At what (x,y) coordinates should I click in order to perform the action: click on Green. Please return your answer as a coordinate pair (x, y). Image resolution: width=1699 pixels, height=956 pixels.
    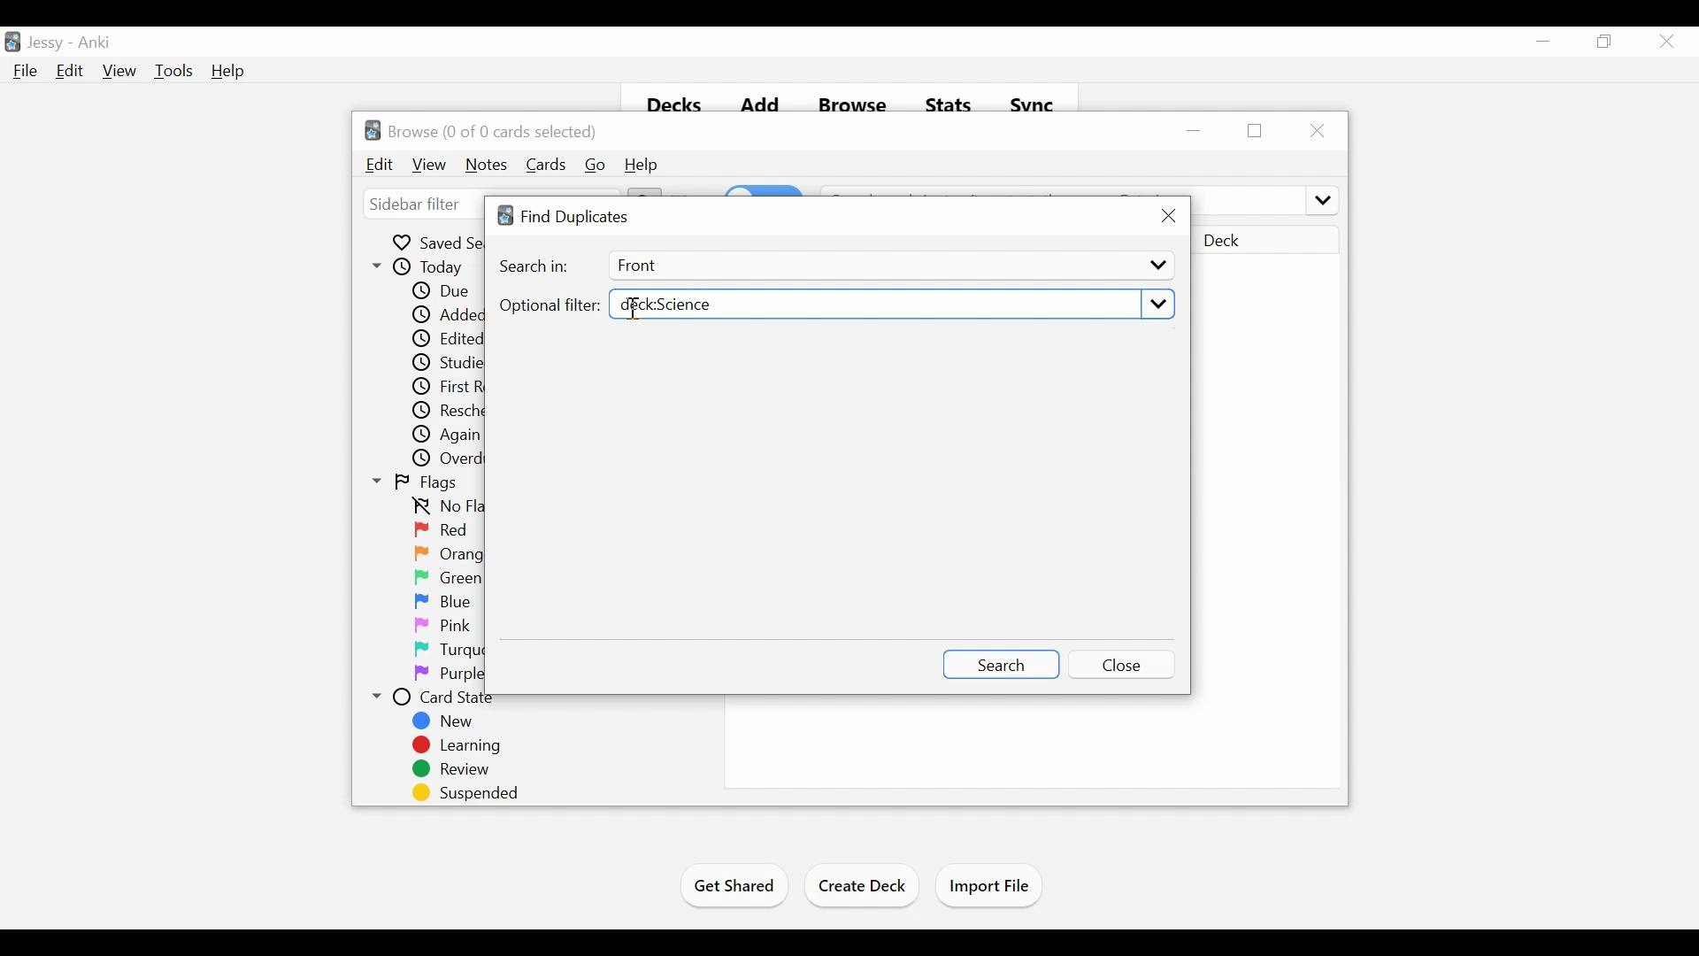
    Looking at the image, I should click on (449, 578).